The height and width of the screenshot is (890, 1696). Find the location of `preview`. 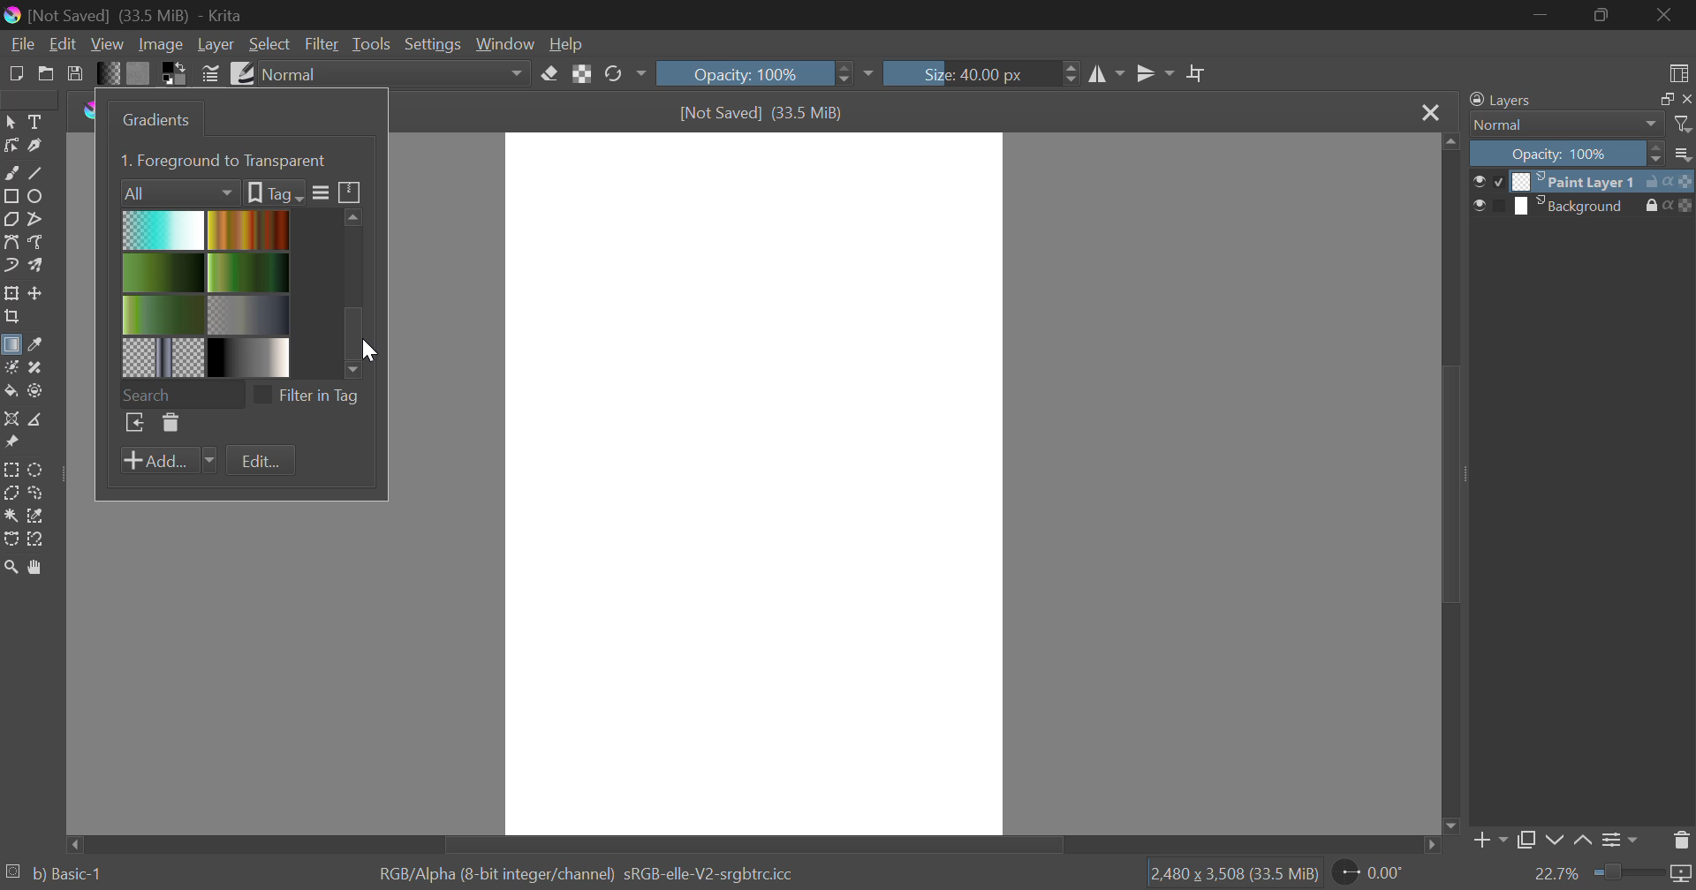

preview is located at coordinates (1488, 208).